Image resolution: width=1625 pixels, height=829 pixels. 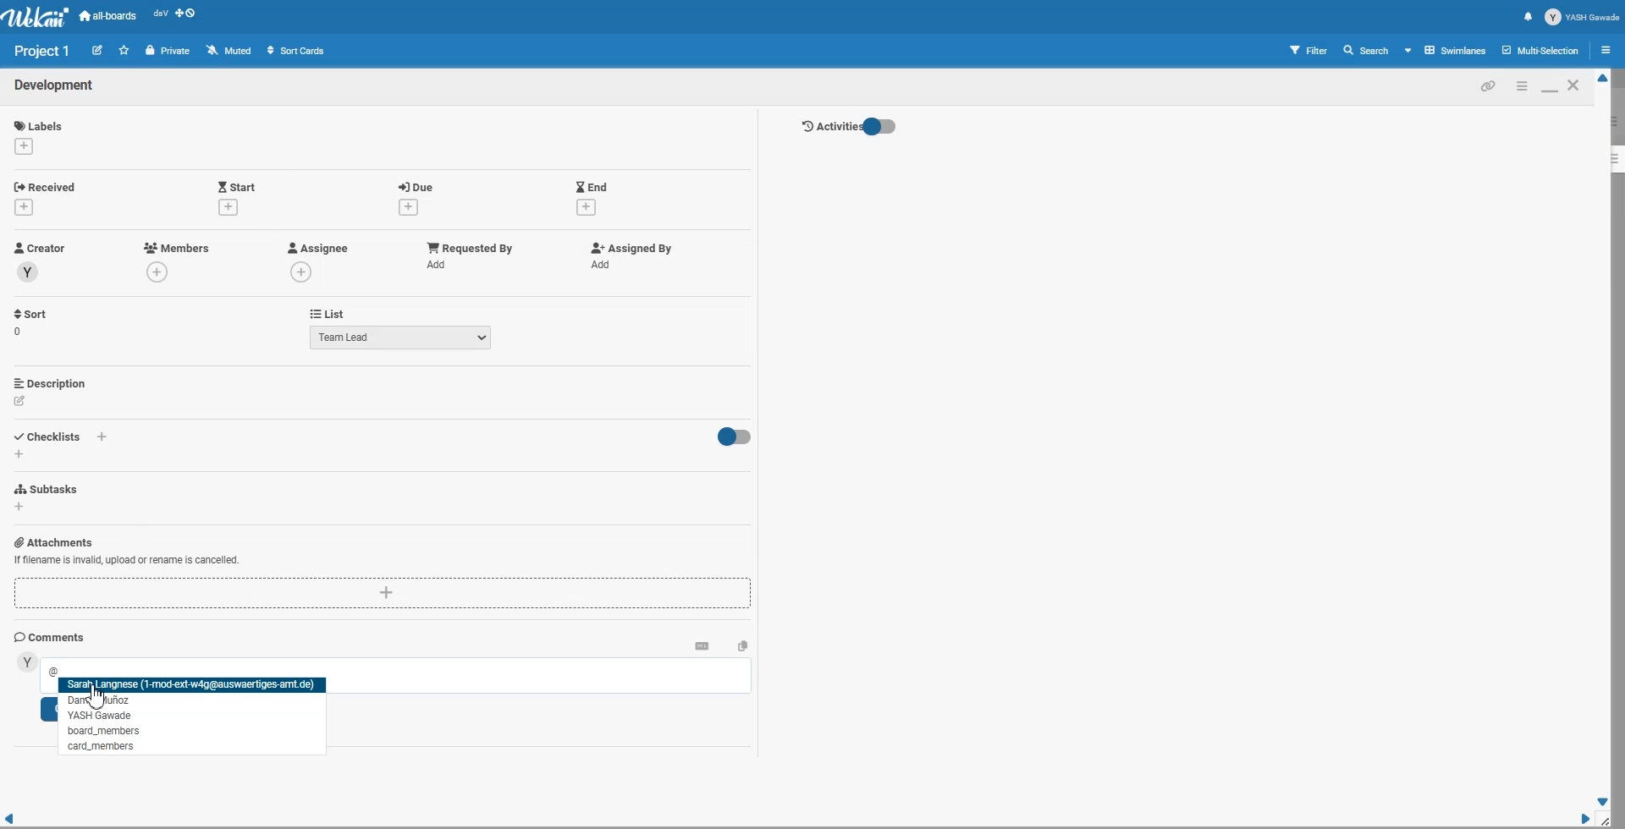 I want to click on Copy text to clipboard, so click(x=743, y=645).